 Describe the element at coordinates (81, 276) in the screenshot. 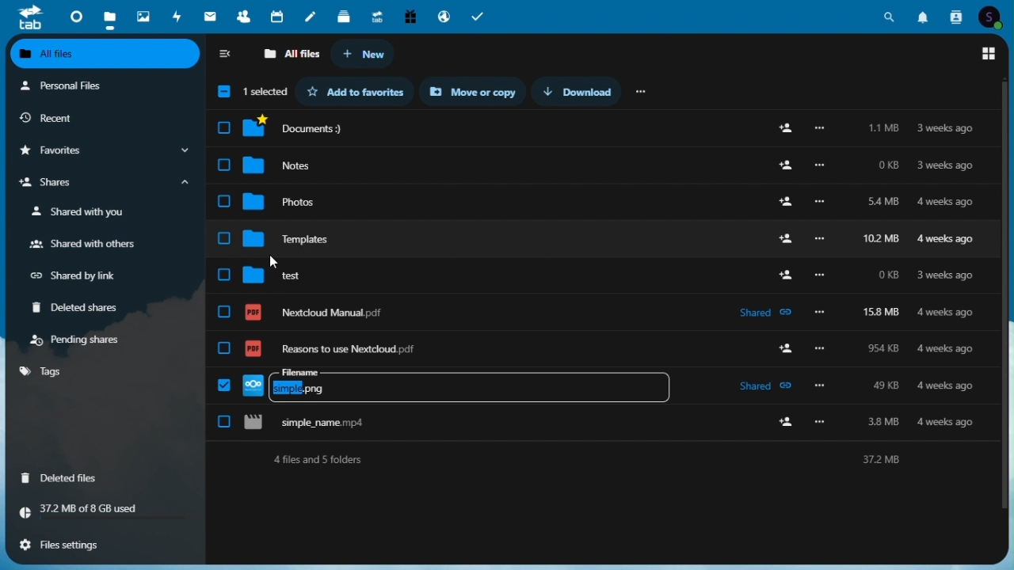

I see `shared by link` at that location.